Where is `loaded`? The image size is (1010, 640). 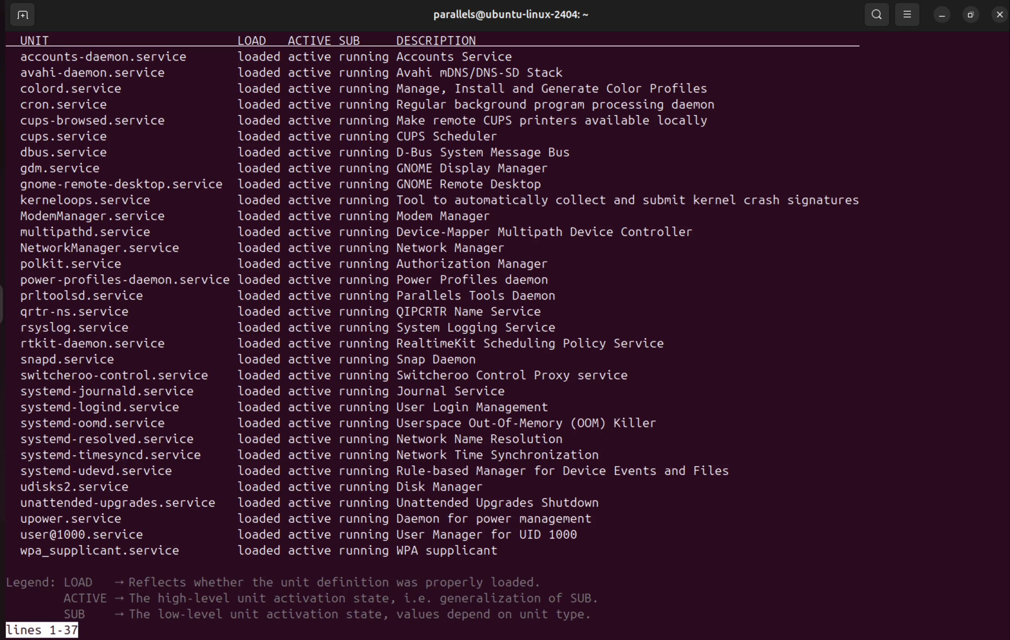 loaded is located at coordinates (257, 296).